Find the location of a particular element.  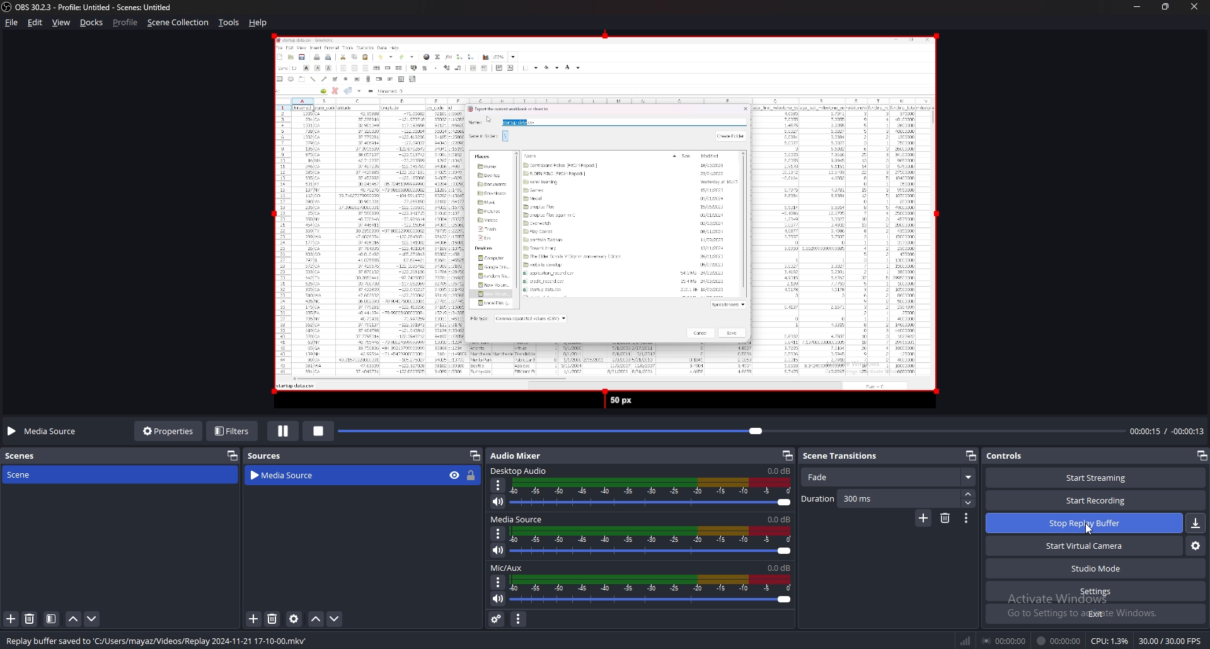

pop out is located at coordinates (475, 456).